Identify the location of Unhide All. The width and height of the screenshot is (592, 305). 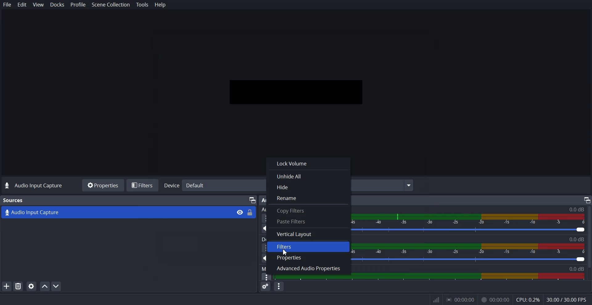
(311, 176).